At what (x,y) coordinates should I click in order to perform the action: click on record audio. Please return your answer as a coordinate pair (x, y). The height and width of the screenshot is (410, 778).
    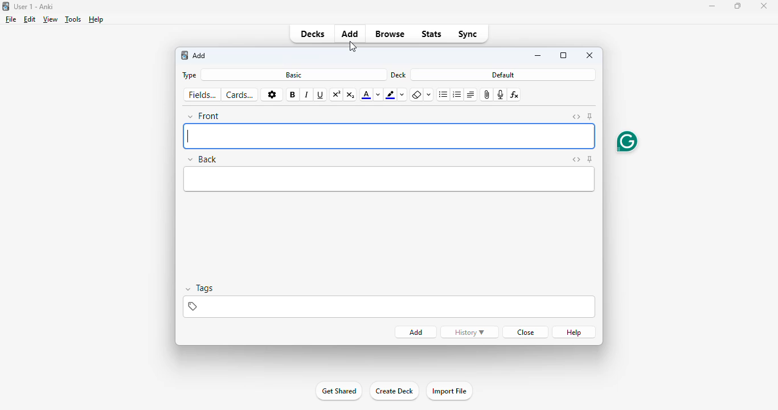
    Looking at the image, I should click on (501, 95).